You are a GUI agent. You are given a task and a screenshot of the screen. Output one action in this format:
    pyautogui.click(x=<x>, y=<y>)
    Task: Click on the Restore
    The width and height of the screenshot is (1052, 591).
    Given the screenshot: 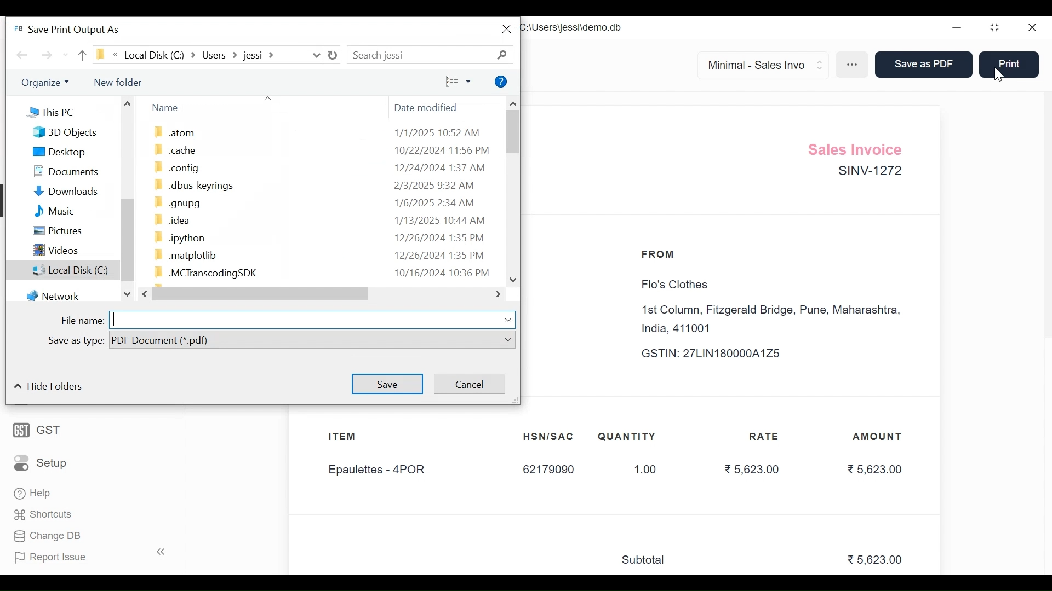 What is the action you would take?
    pyautogui.click(x=996, y=28)
    